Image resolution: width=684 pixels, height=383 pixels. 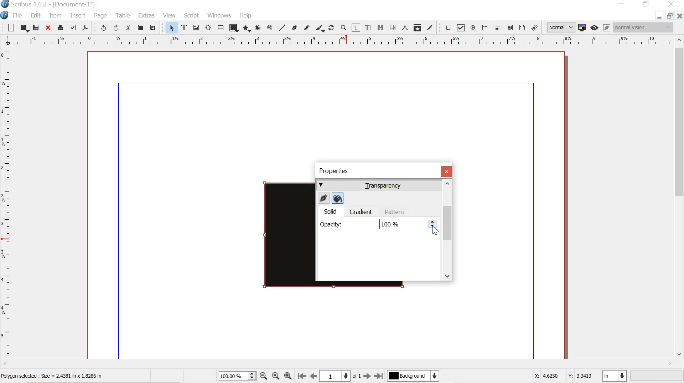 What do you see at coordinates (417, 27) in the screenshot?
I see `copy item properties` at bounding box center [417, 27].